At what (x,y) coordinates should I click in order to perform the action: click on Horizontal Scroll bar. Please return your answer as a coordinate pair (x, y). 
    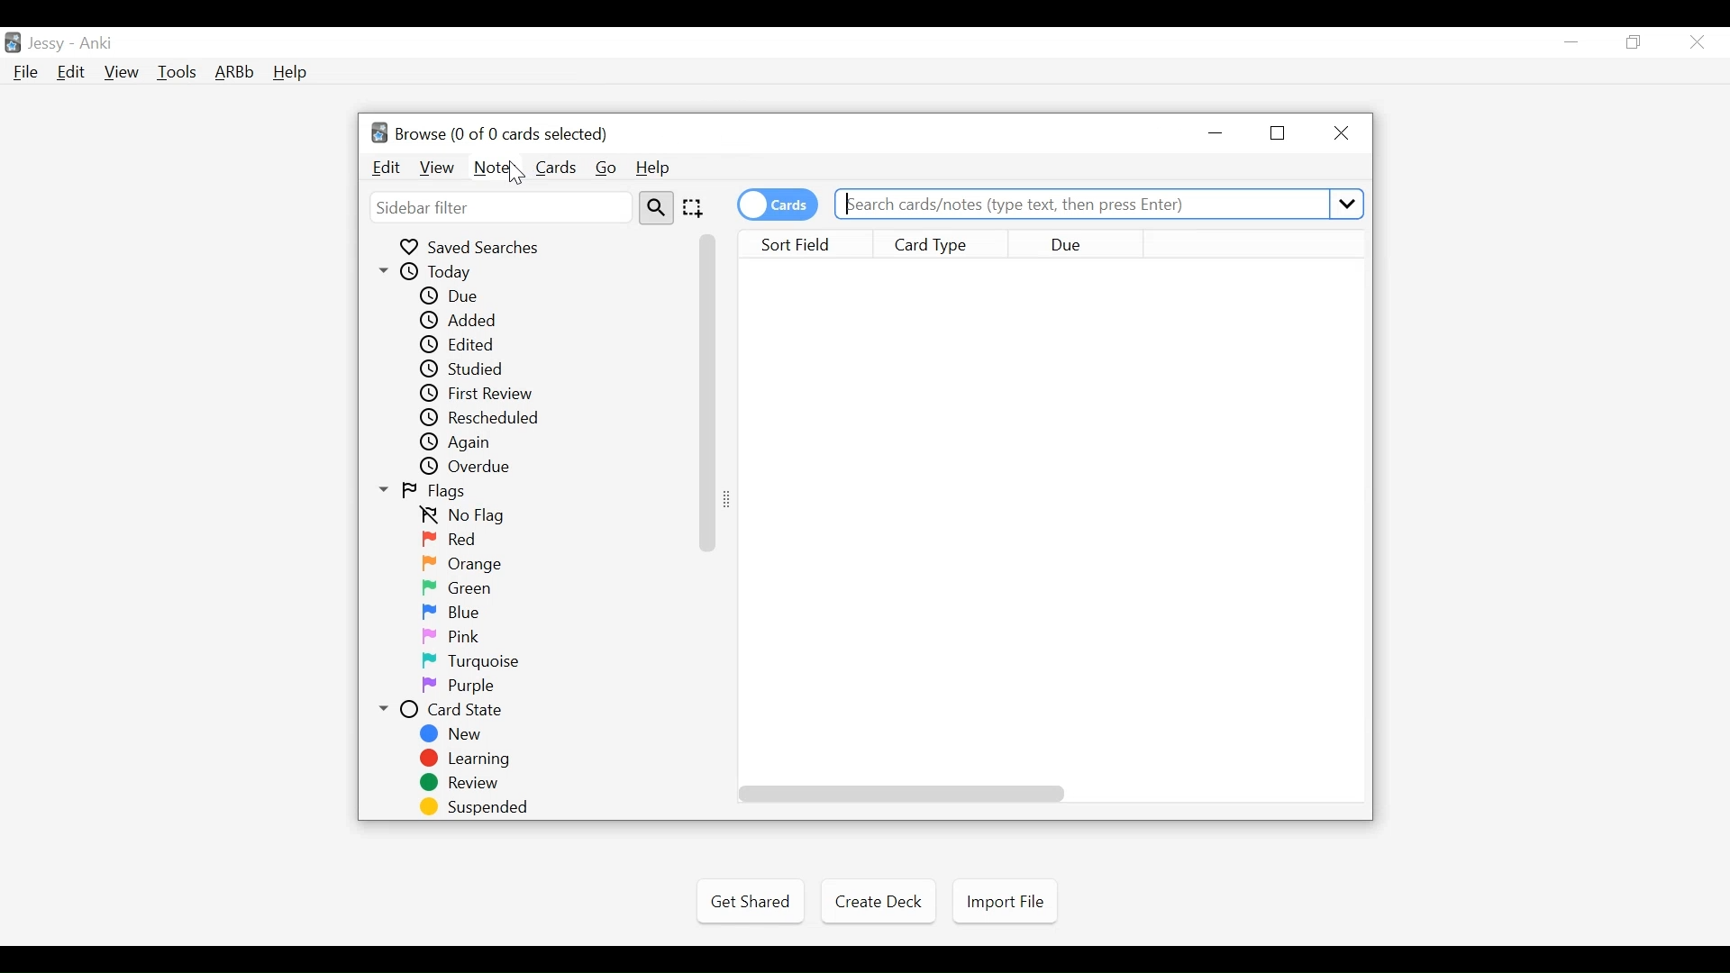
    Looking at the image, I should click on (902, 794).